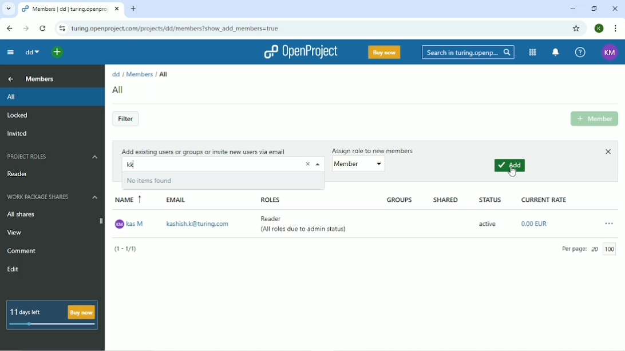  I want to click on Current tab, so click(70, 9).